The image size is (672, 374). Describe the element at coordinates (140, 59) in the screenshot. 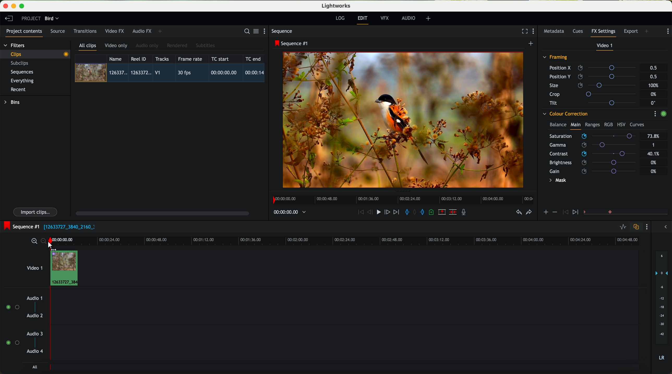

I see `Reel ID` at that location.